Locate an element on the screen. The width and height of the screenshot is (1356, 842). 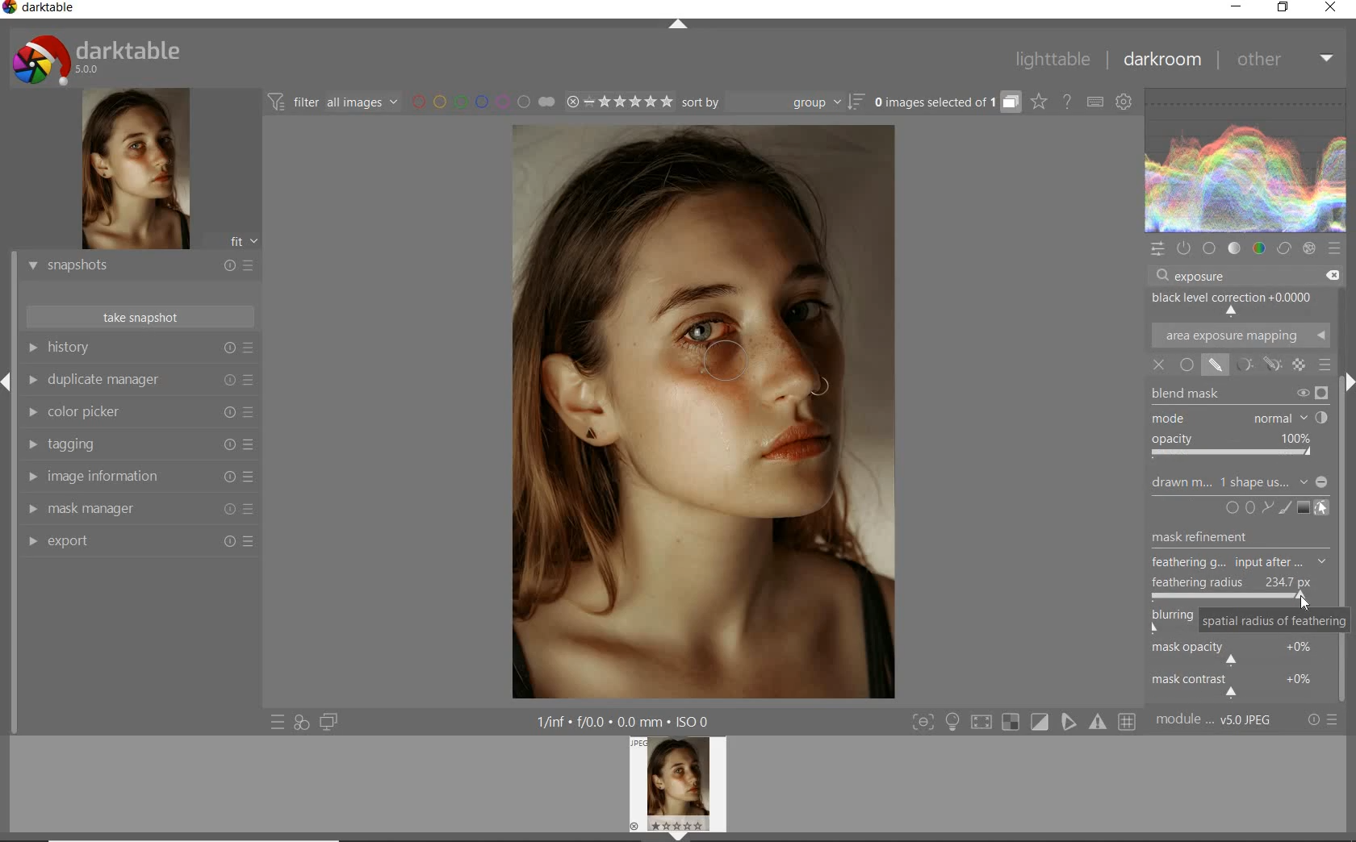
snapshots is located at coordinates (138, 266).